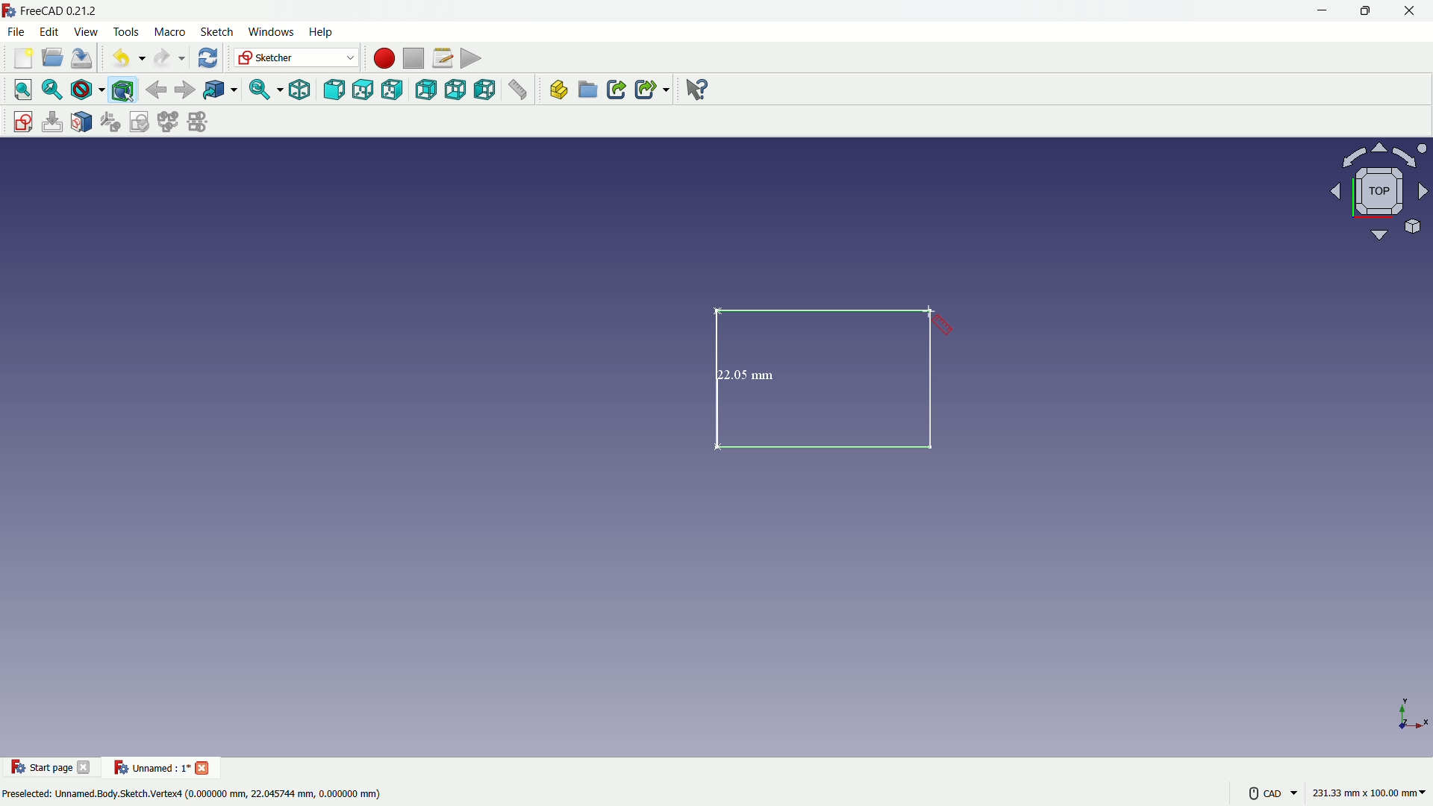 The height and width of the screenshot is (806, 1433). Describe the element at coordinates (205, 766) in the screenshot. I see `close project` at that location.